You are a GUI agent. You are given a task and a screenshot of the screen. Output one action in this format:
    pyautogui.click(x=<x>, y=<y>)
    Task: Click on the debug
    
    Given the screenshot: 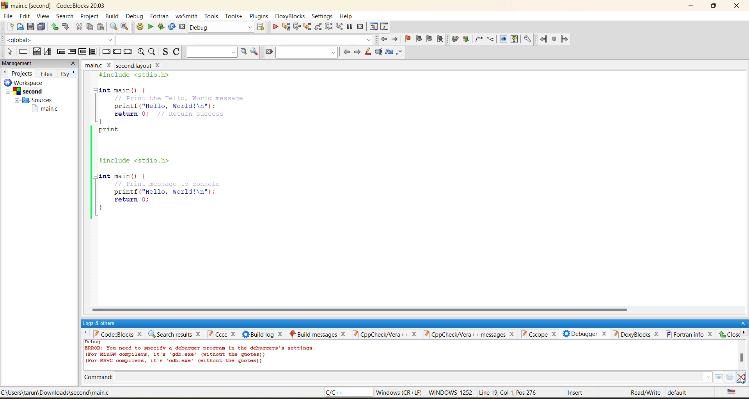 What is the action you would take?
    pyautogui.click(x=274, y=26)
    